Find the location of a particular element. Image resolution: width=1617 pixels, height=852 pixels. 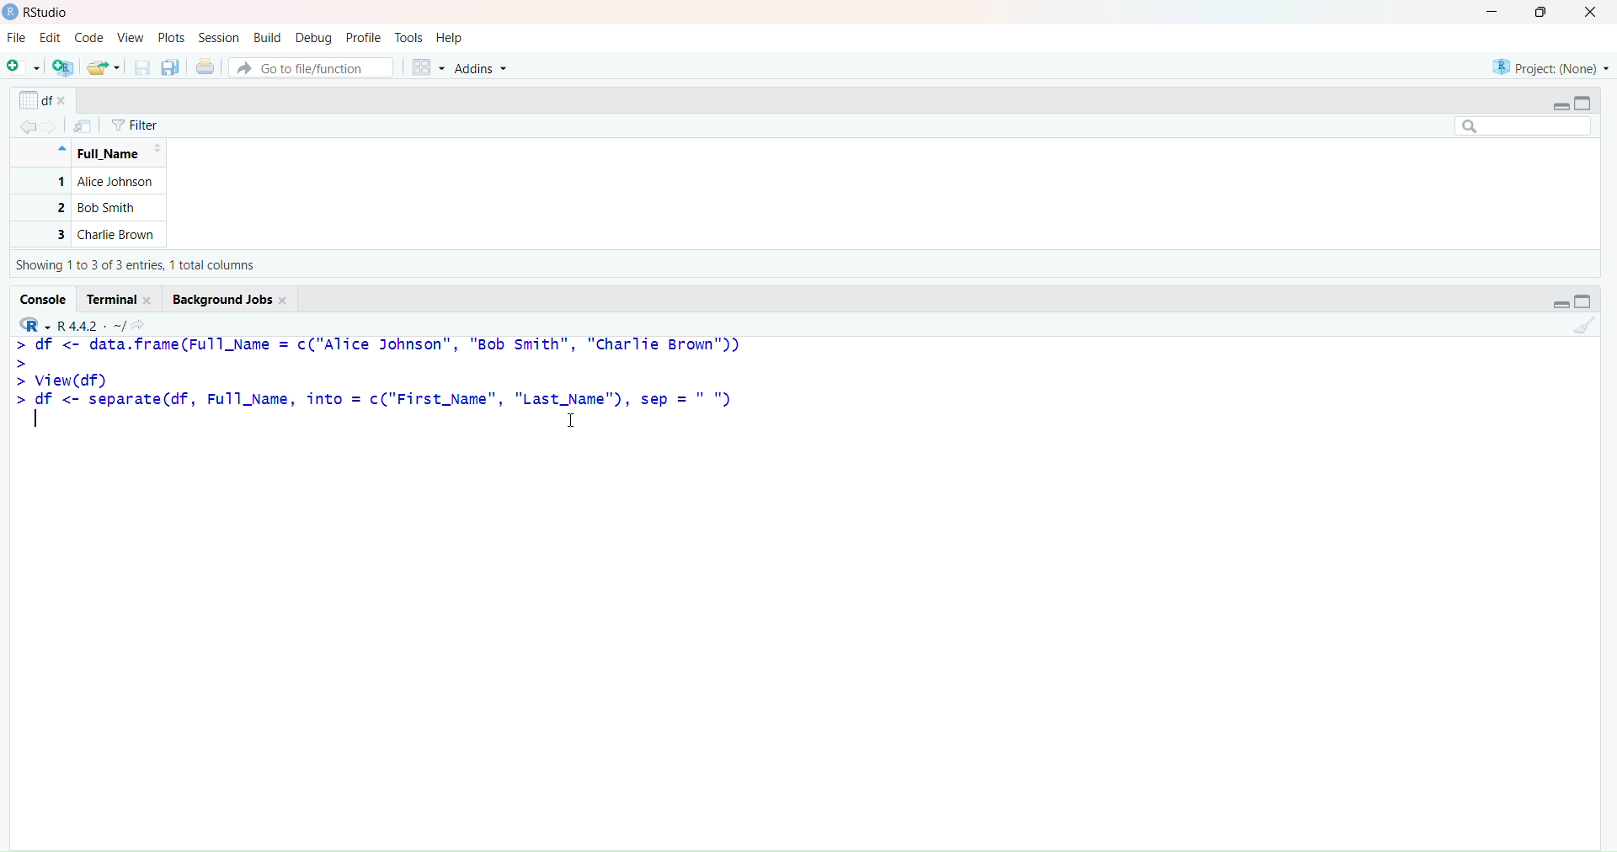

Debug is located at coordinates (313, 38).